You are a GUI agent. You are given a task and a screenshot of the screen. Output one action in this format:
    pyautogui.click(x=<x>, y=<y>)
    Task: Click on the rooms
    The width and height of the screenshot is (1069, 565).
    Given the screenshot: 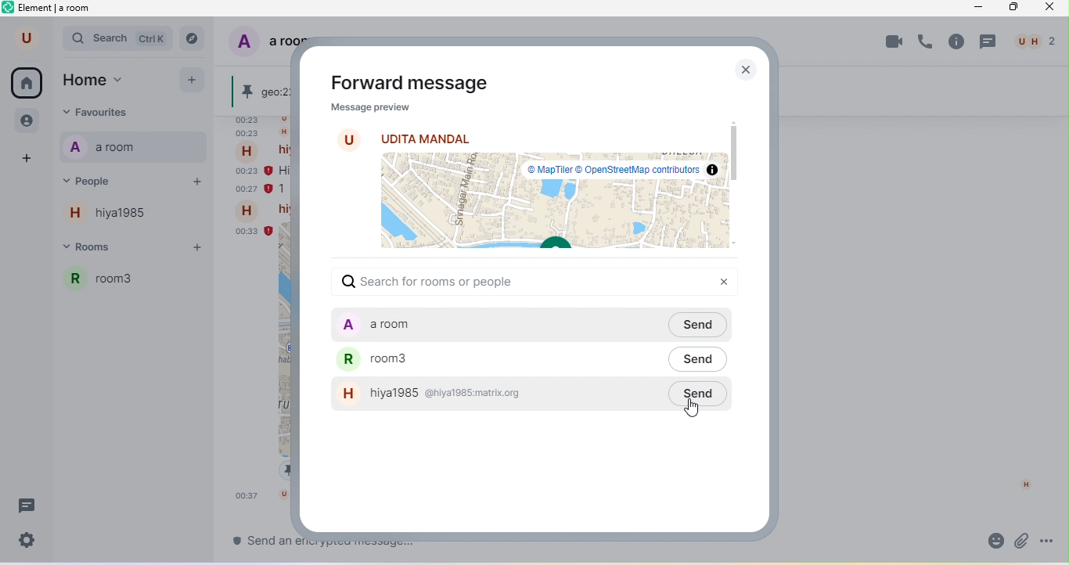 What is the action you would take?
    pyautogui.click(x=106, y=249)
    